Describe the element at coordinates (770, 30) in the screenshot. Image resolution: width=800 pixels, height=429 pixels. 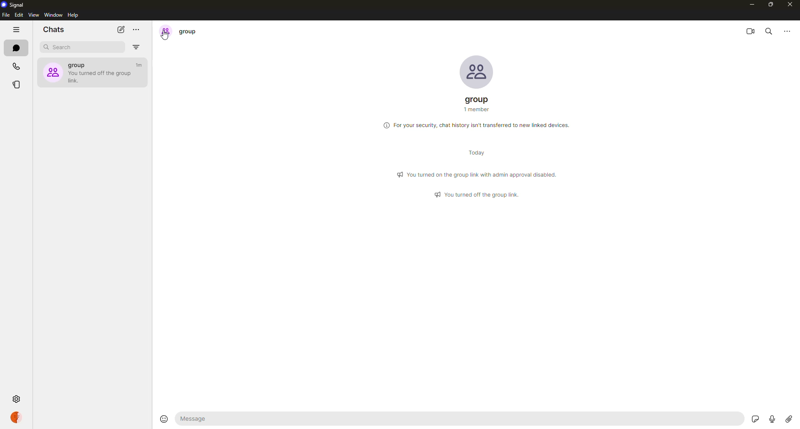
I see `search` at that location.